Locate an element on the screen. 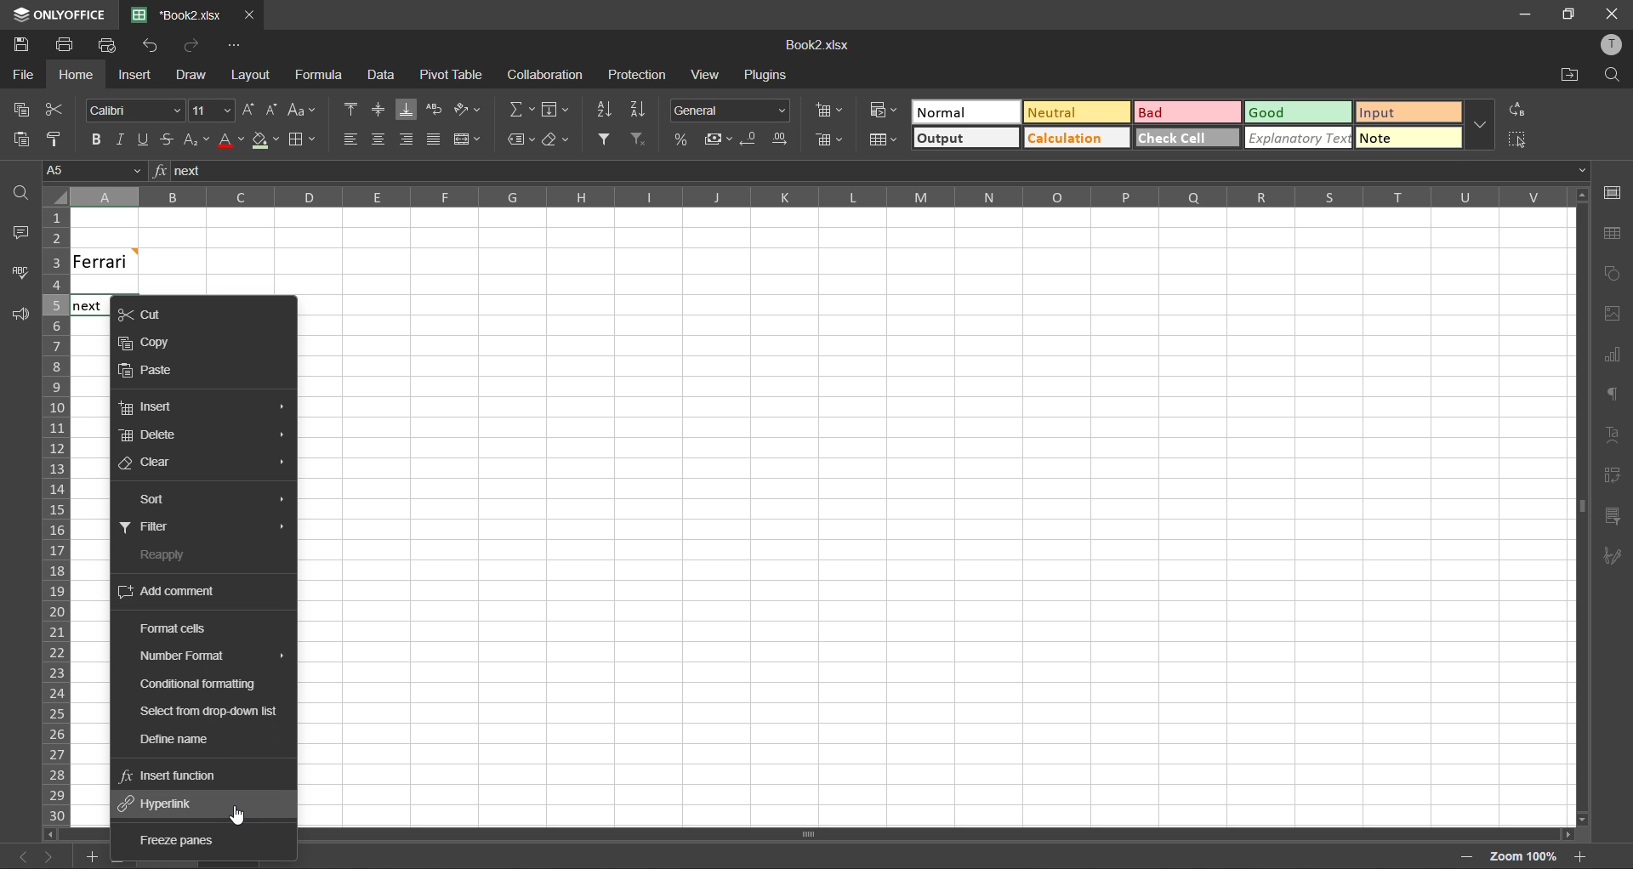  named ranges is located at coordinates (522, 139).